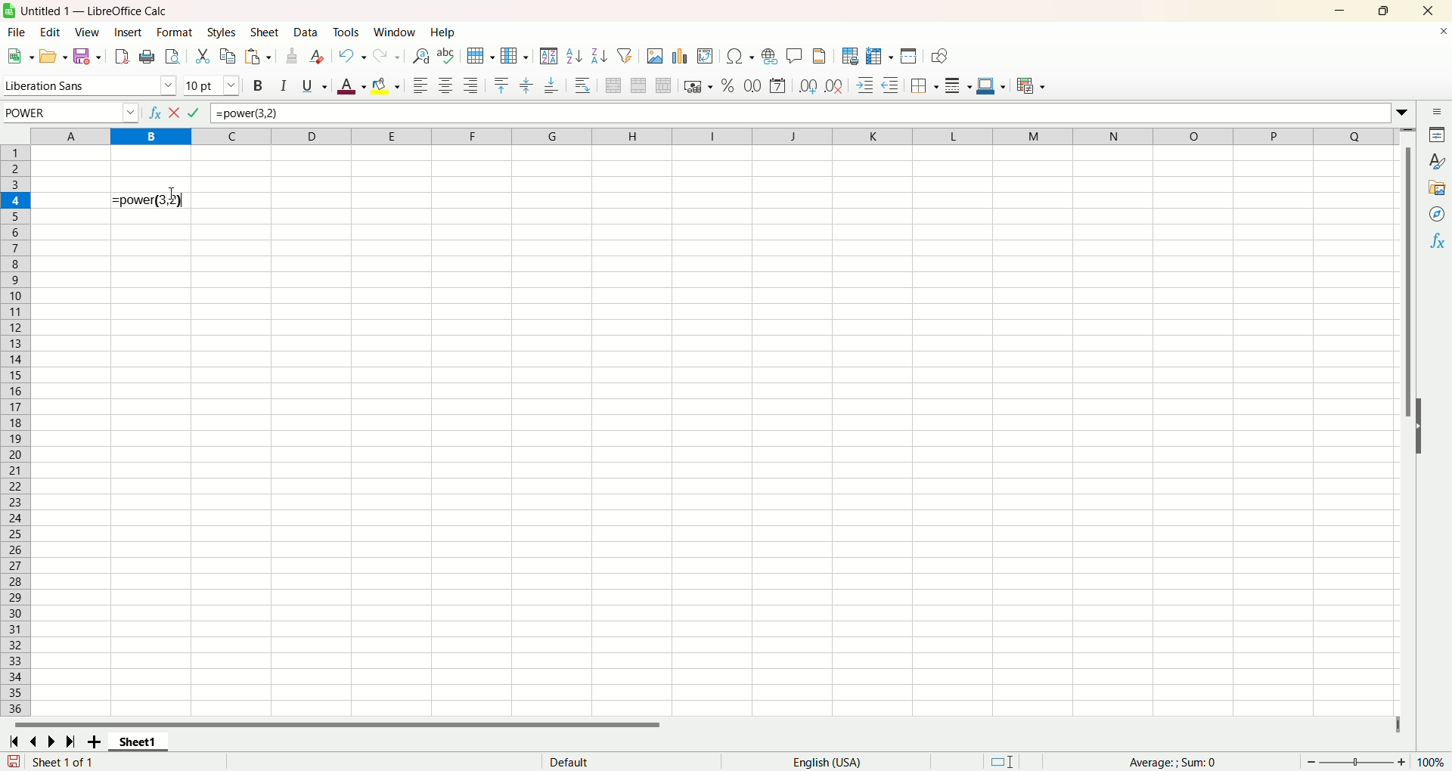 Image resolution: width=1452 pixels, height=771 pixels. I want to click on functions, so click(1439, 240).